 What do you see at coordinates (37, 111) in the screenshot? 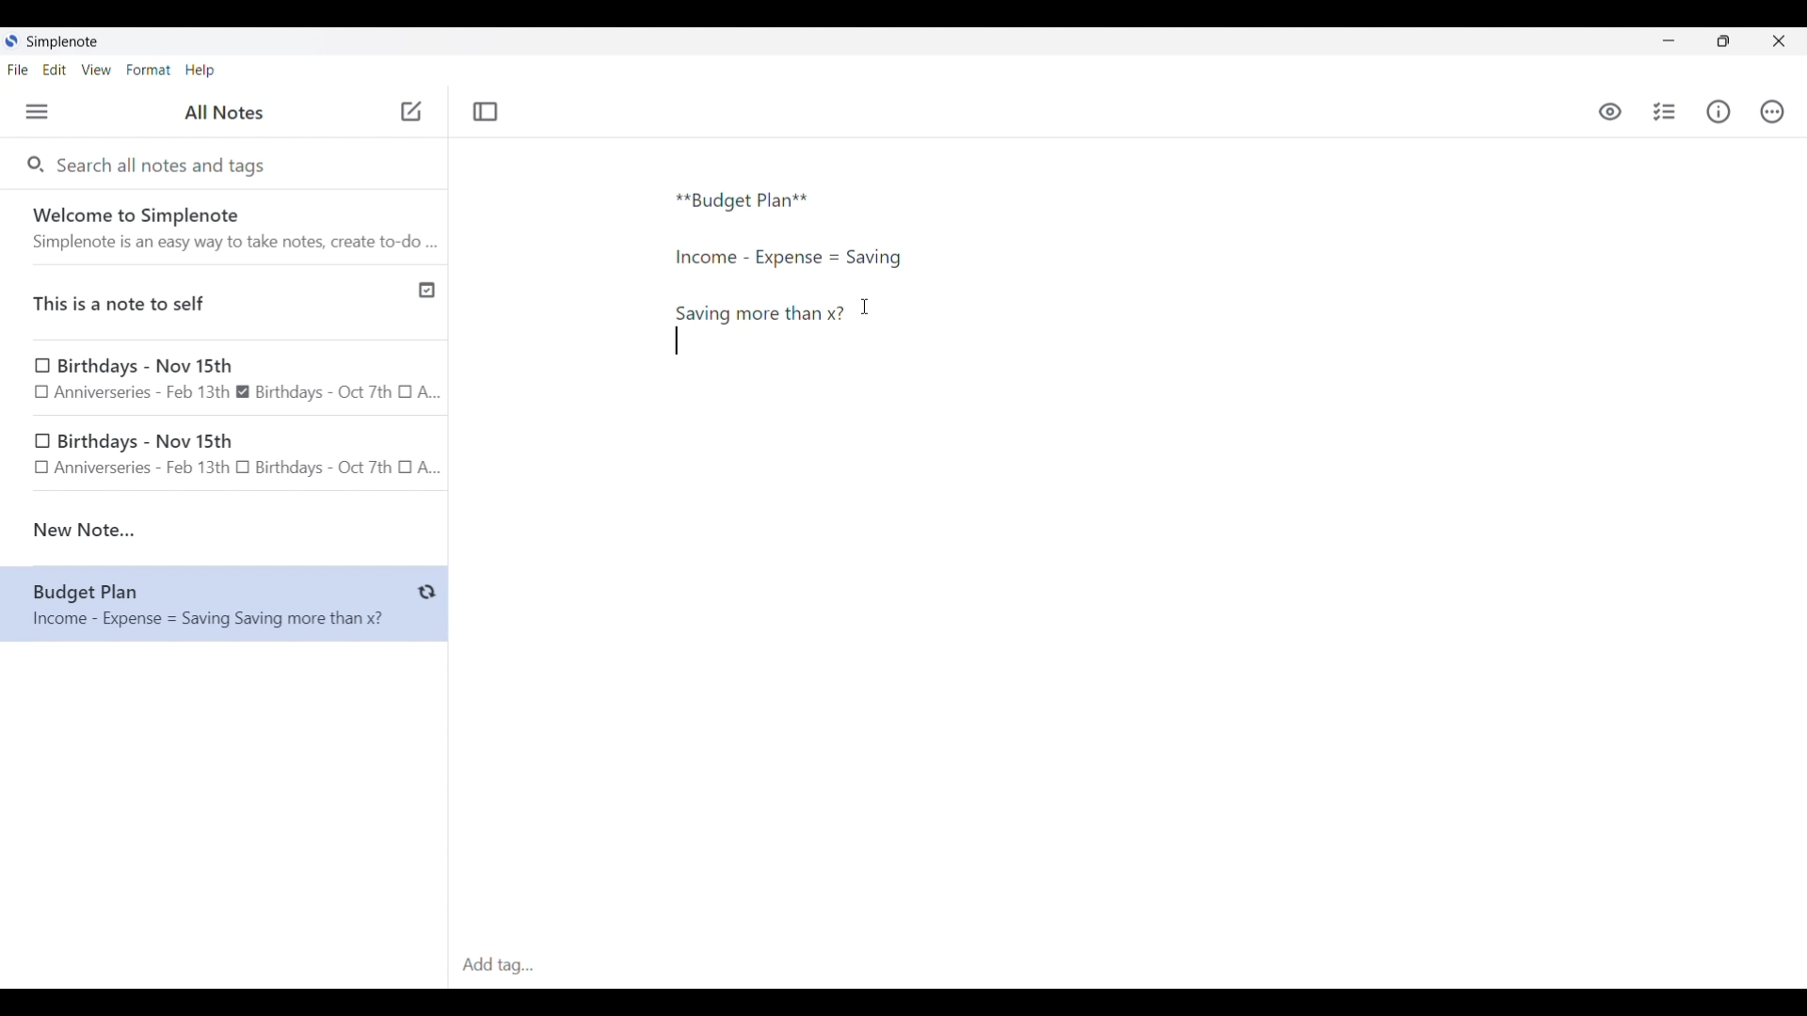
I see `Menu` at bounding box center [37, 111].